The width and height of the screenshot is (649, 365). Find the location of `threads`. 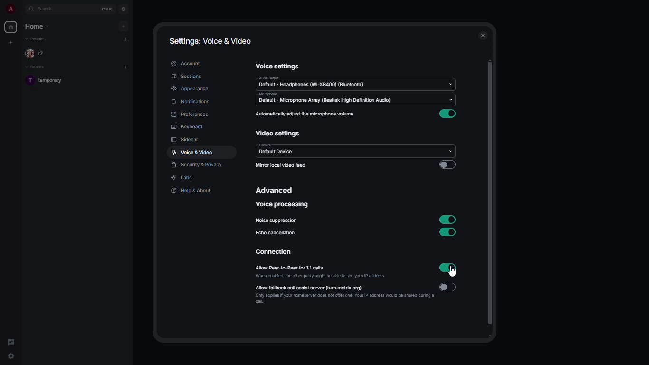

threads is located at coordinates (10, 340).